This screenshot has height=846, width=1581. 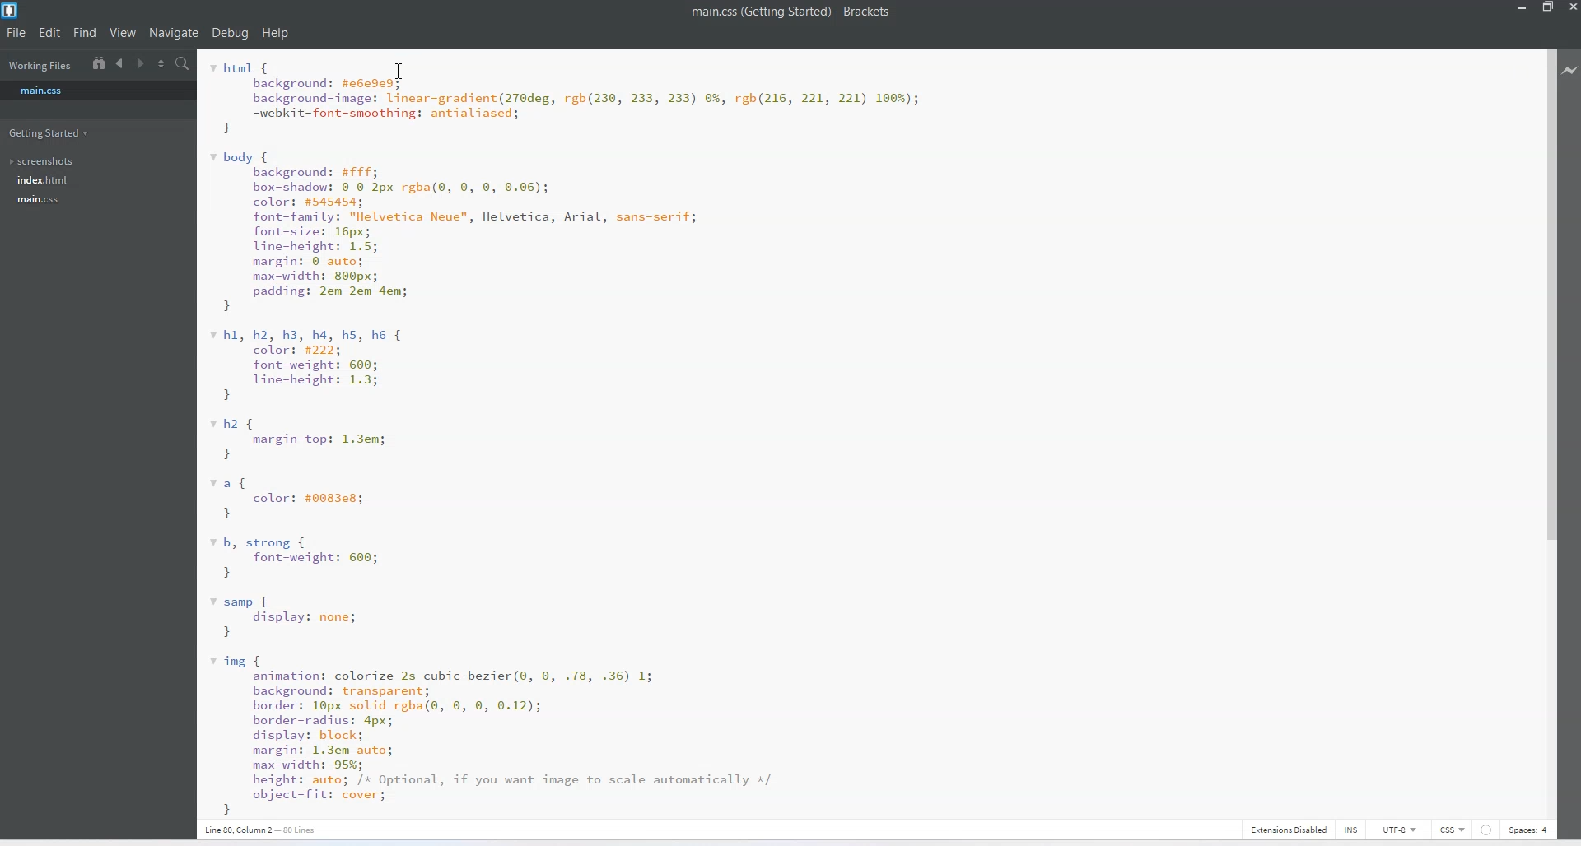 What do you see at coordinates (1522, 8) in the screenshot?
I see `Minimize` at bounding box center [1522, 8].